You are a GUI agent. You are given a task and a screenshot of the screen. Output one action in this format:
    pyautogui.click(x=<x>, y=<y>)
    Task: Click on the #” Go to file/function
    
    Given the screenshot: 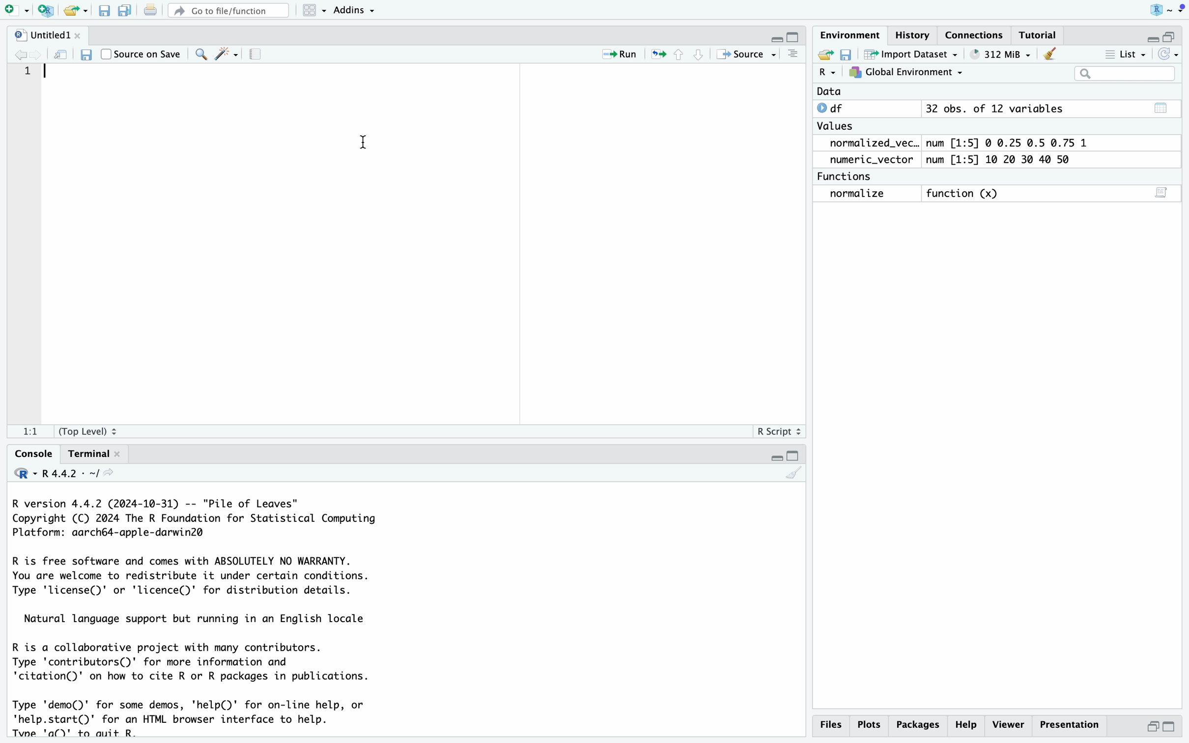 What is the action you would take?
    pyautogui.click(x=226, y=9)
    